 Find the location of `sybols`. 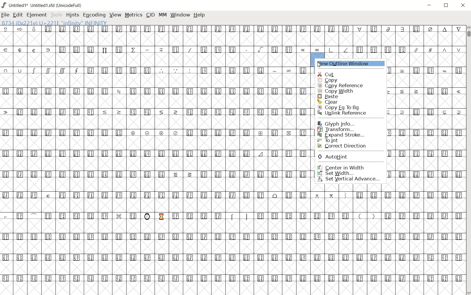

sybols is located at coordinates (22, 29).